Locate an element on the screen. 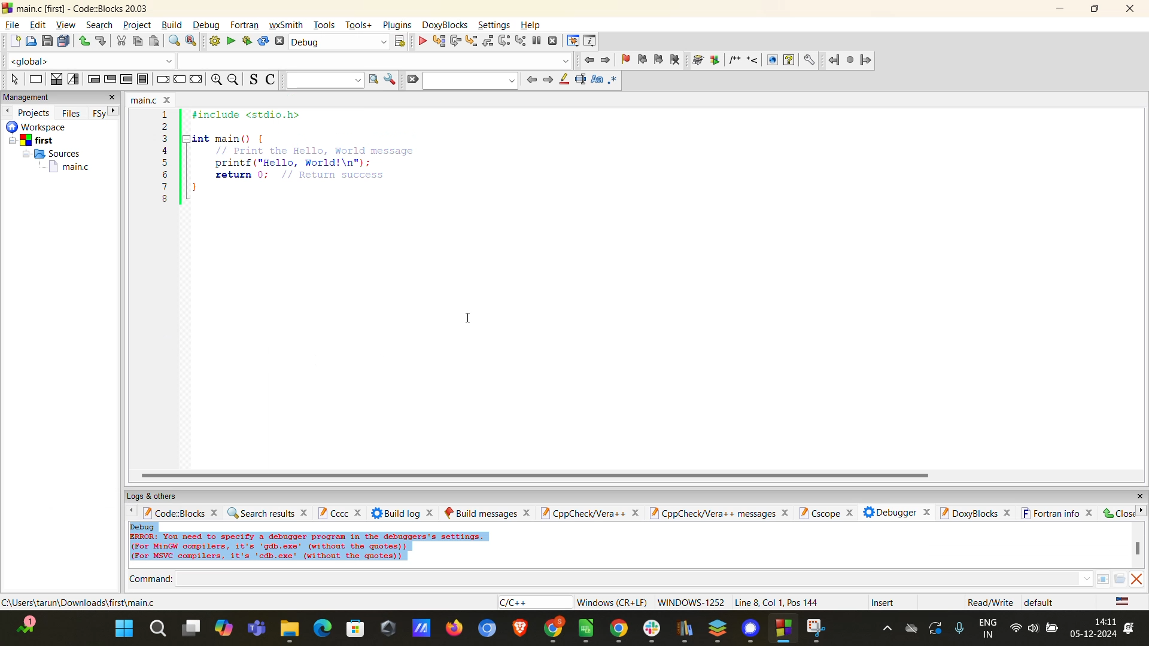  select is located at coordinates (11, 81).